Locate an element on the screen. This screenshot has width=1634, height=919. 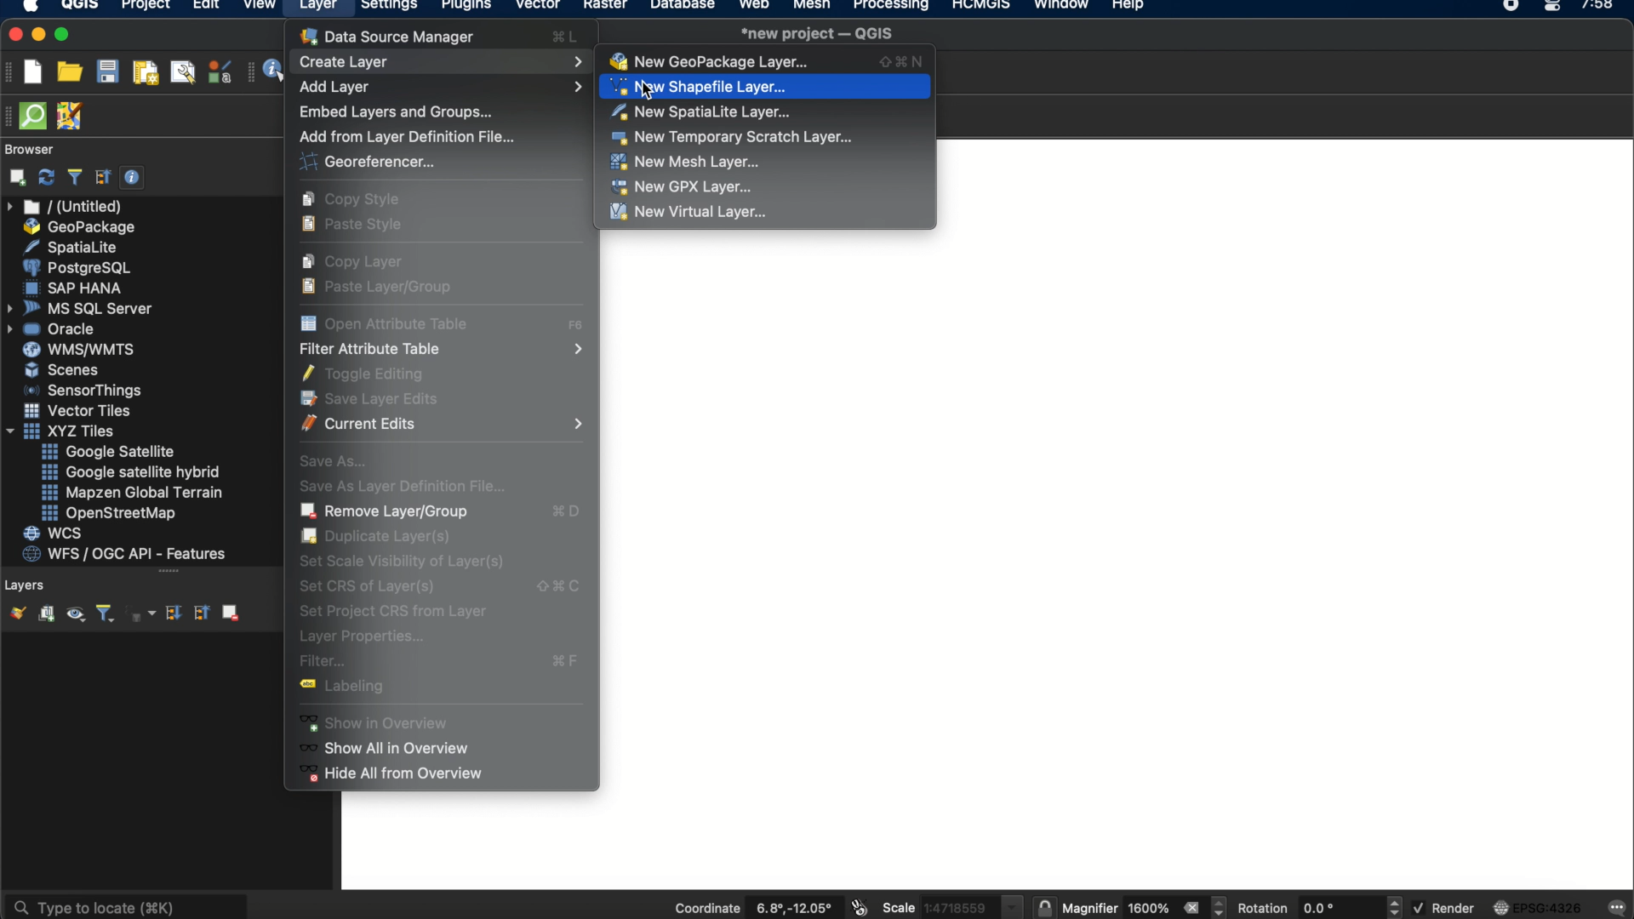
new project is located at coordinates (32, 71).